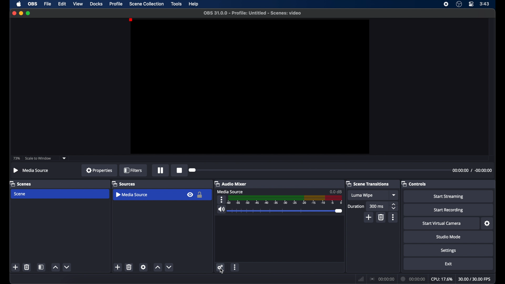  I want to click on cursor, so click(222, 271).